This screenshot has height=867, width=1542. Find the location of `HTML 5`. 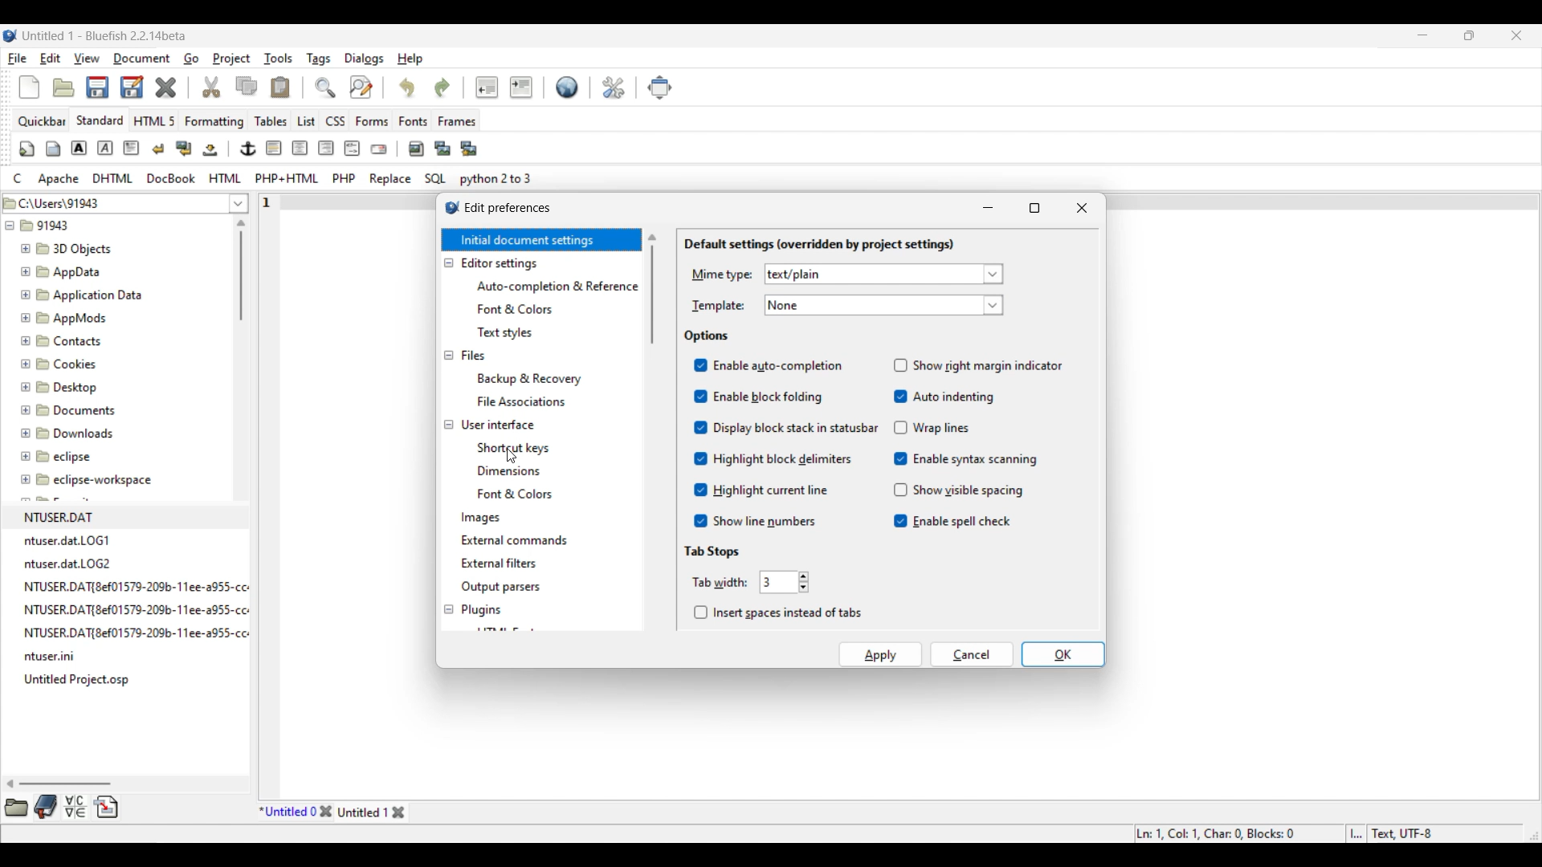

HTML 5 is located at coordinates (155, 120).